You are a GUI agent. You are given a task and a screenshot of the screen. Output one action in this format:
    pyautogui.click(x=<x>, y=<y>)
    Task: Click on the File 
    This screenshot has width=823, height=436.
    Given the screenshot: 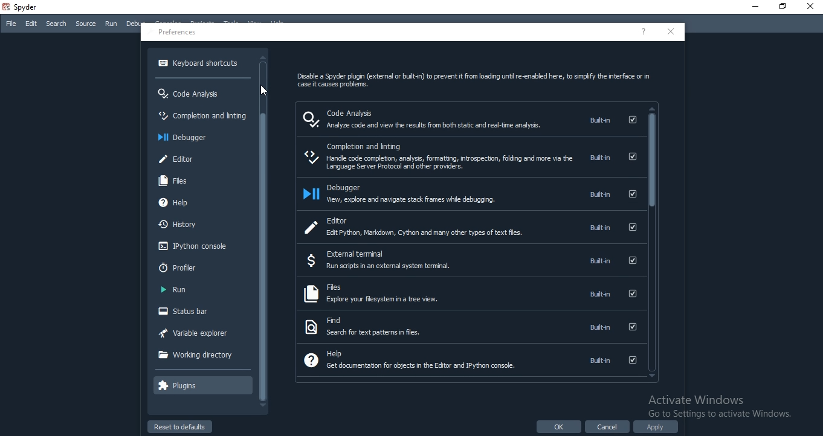 What is the action you would take?
    pyautogui.click(x=11, y=23)
    